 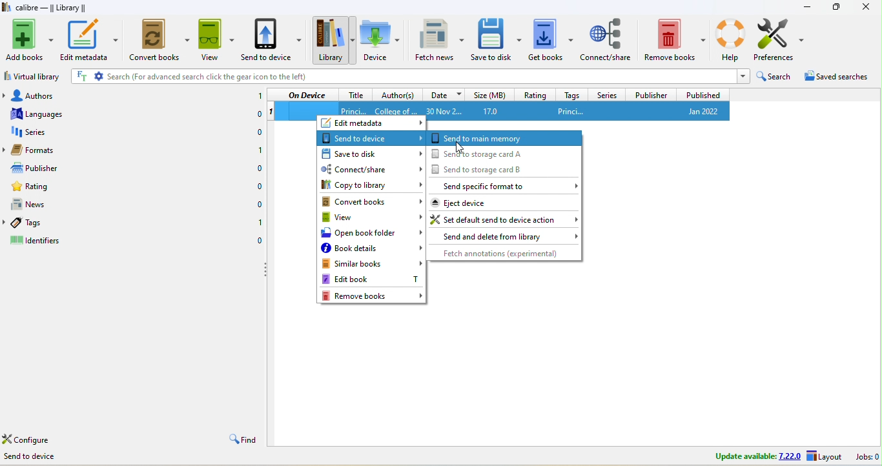 What do you see at coordinates (781, 40) in the screenshot?
I see `preference` at bounding box center [781, 40].